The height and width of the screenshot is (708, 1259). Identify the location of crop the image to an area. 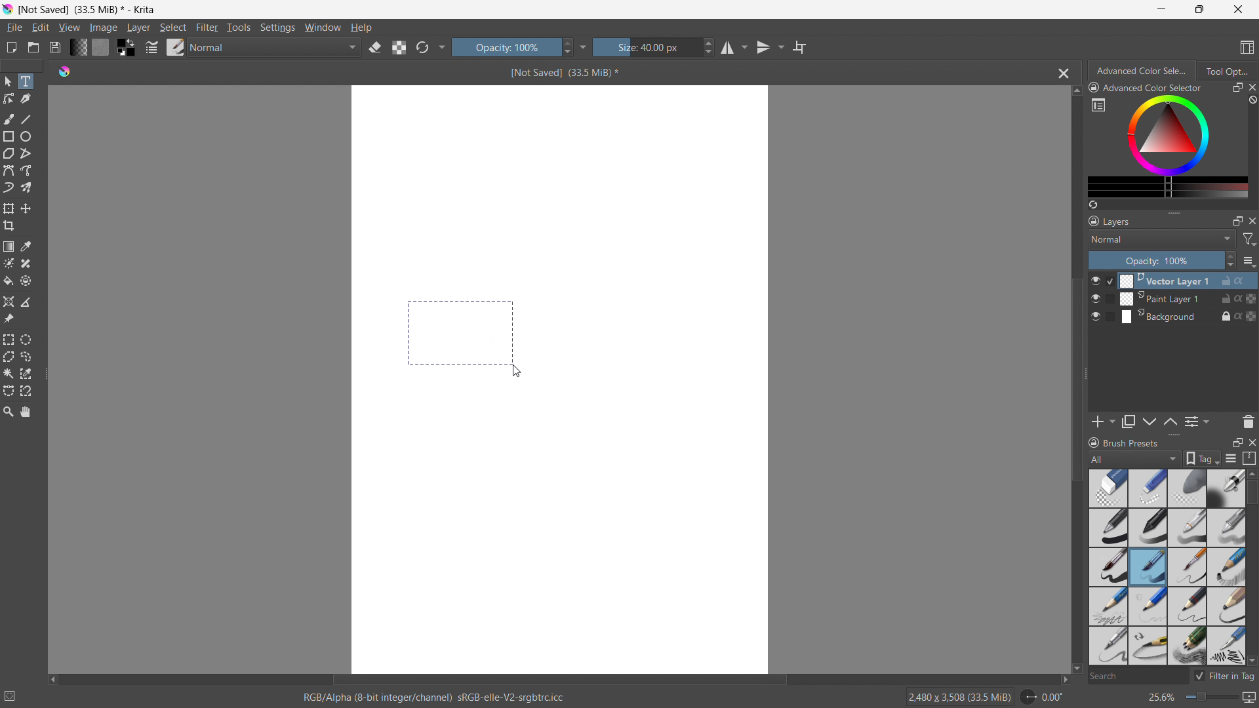
(9, 226).